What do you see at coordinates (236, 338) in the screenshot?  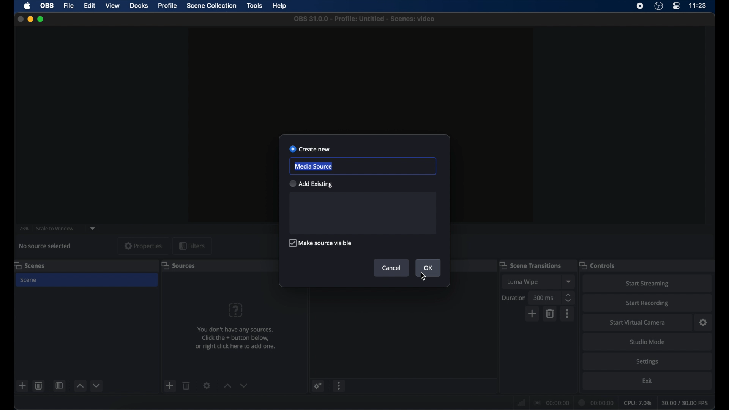 I see `info` at bounding box center [236, 338].